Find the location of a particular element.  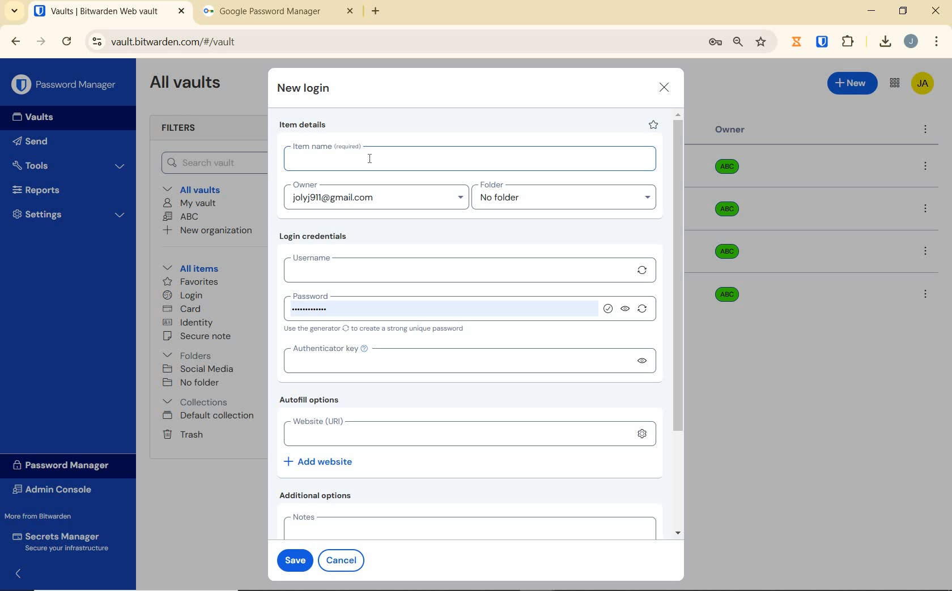

good is located at coordinates (608, 308).